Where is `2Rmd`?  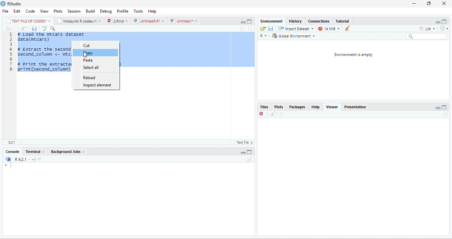
2Rmd is located at coordinates (115, 21).